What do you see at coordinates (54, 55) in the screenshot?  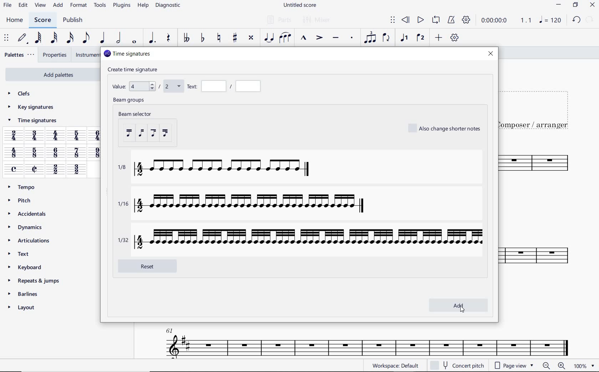 I see `PROPERTIES` at bounding box center [54, 55].